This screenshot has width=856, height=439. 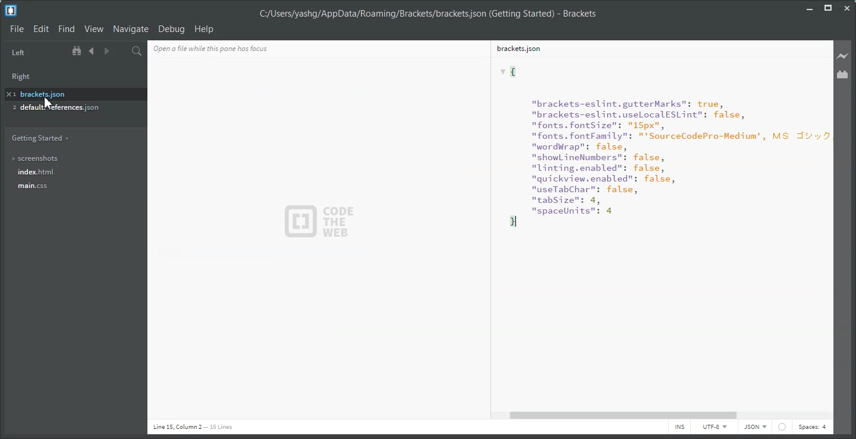 I want to click on HTML, so click(x=754, y=428).